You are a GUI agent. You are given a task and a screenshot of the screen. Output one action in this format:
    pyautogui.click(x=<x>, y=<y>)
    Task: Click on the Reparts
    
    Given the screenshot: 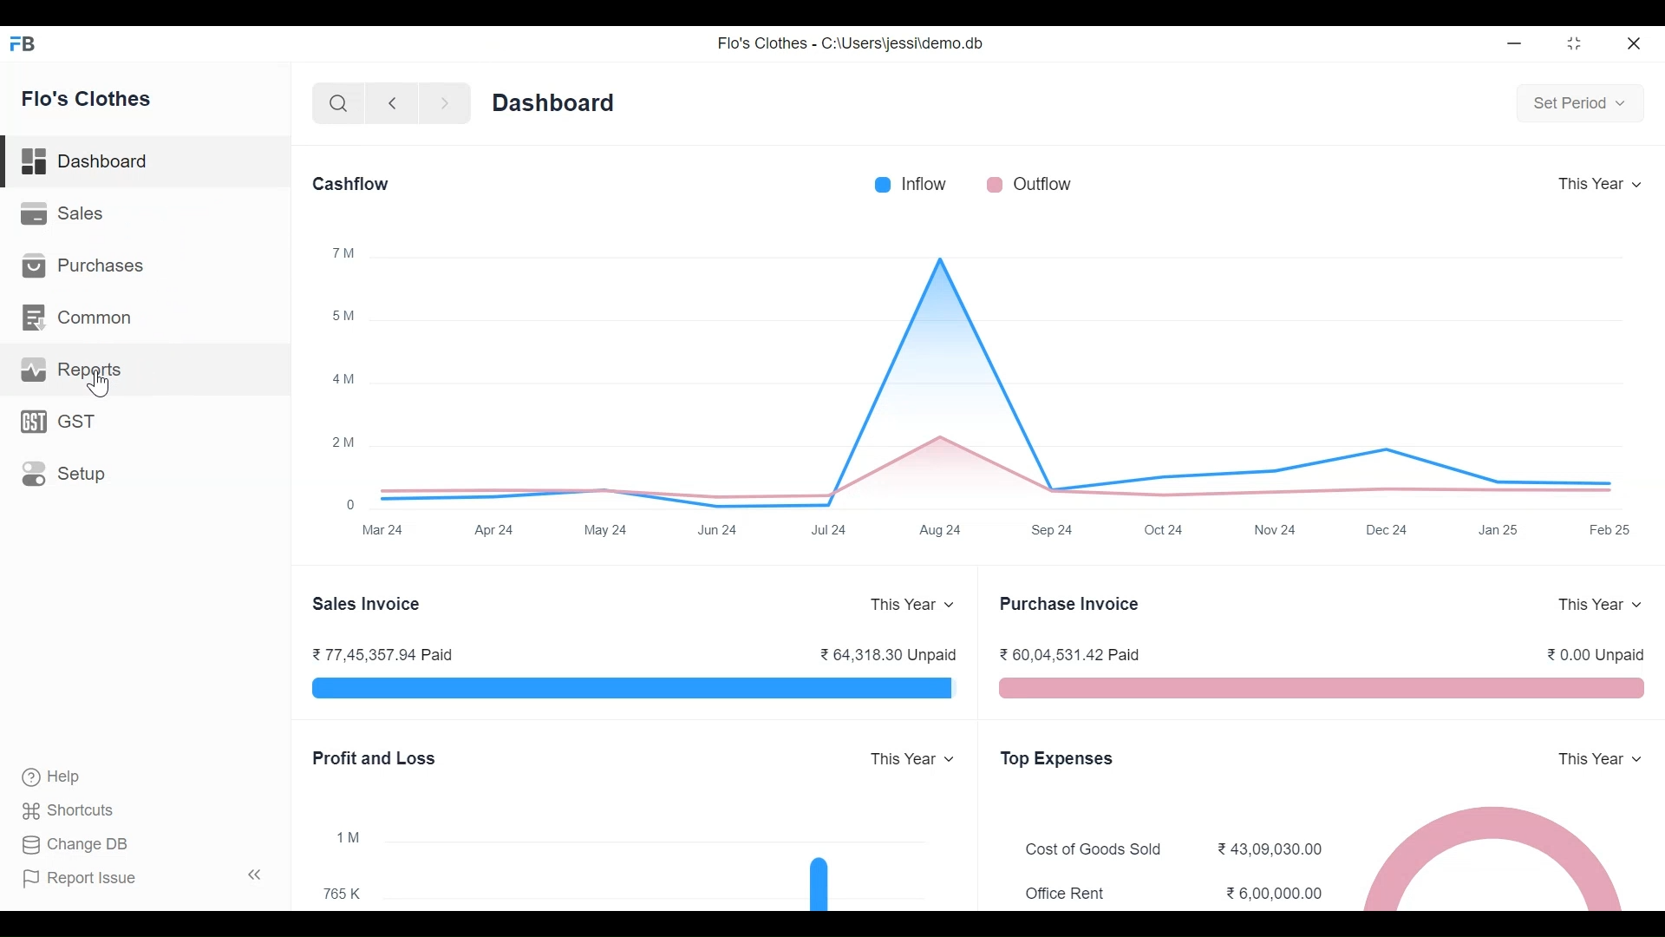 What is the action you would take?
    pyautogui.click(x=75, y=368)
    